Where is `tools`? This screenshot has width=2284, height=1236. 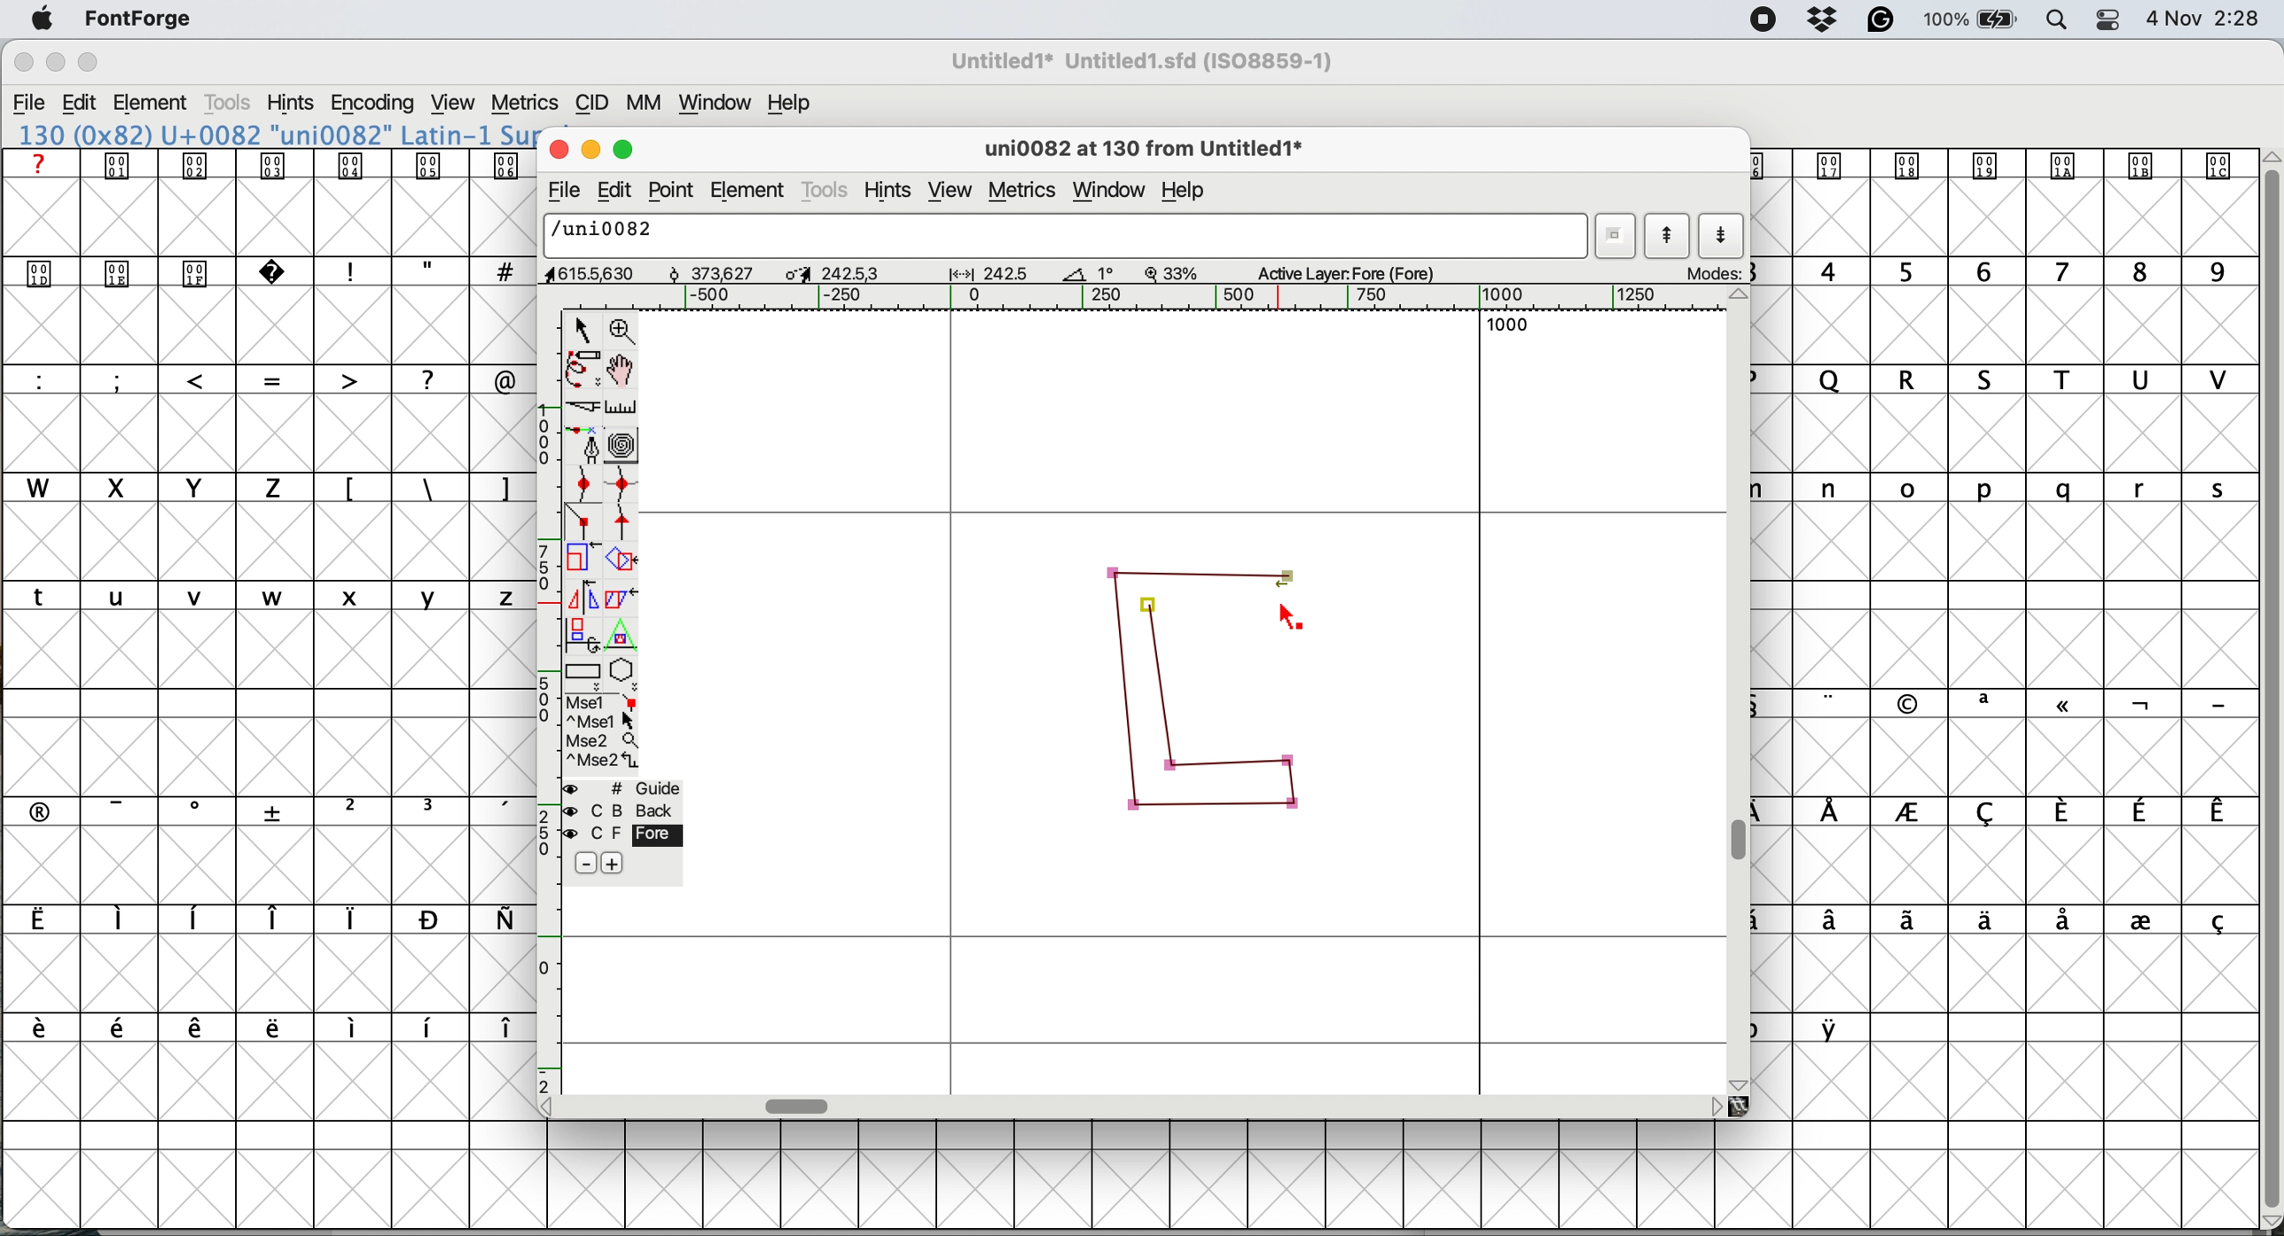 tools is located at coordinates (231, 103).